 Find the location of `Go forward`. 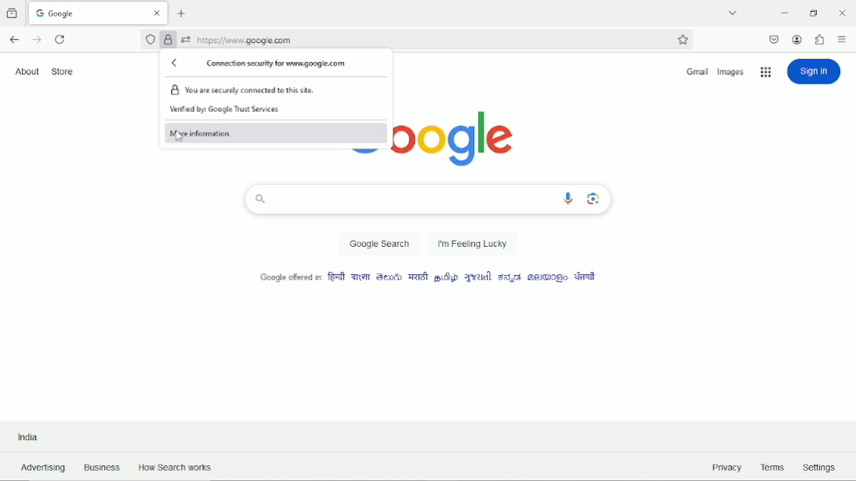

Go forward is located at coordinates (37, 40).